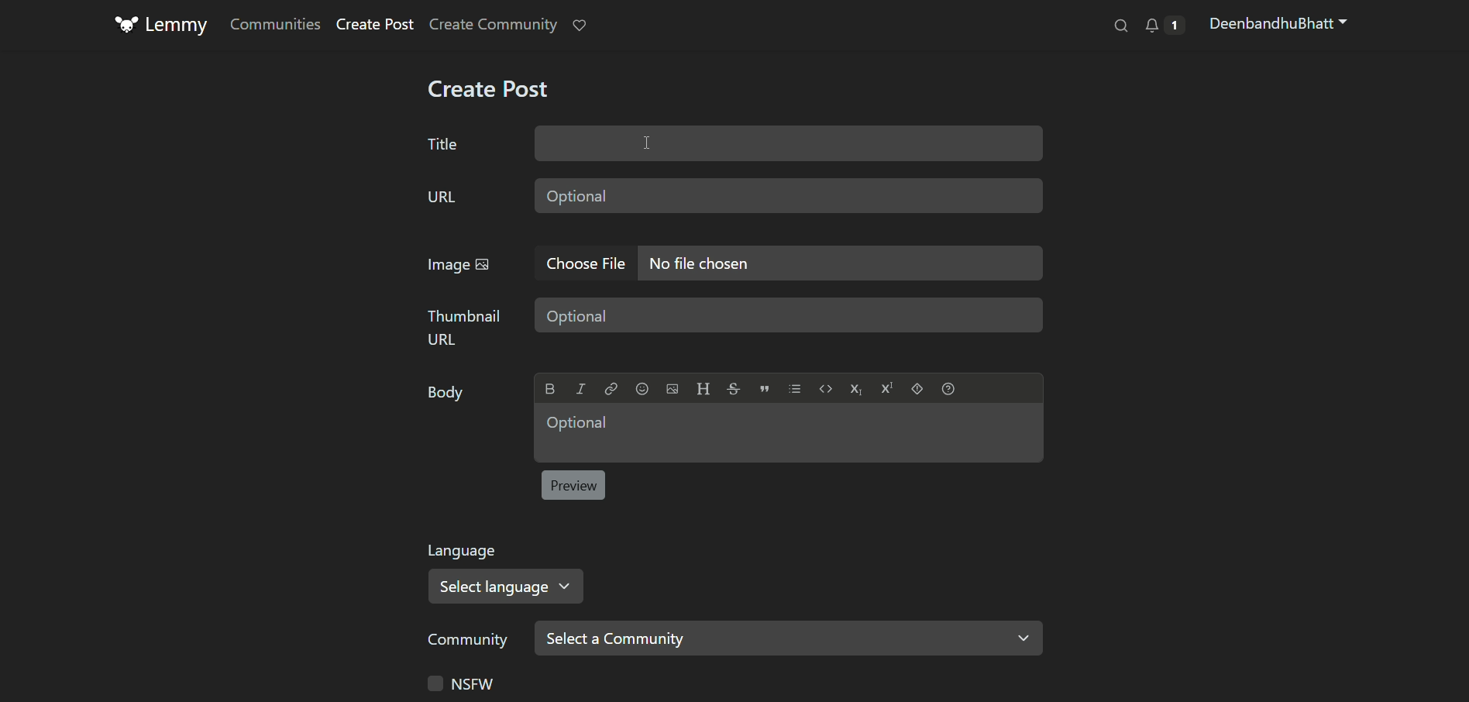 Image resolution: width=1469 pixels, height=702 pixels. Describe the element at coordinates (495, 25) in the screenshot. I see `create community` at that location.